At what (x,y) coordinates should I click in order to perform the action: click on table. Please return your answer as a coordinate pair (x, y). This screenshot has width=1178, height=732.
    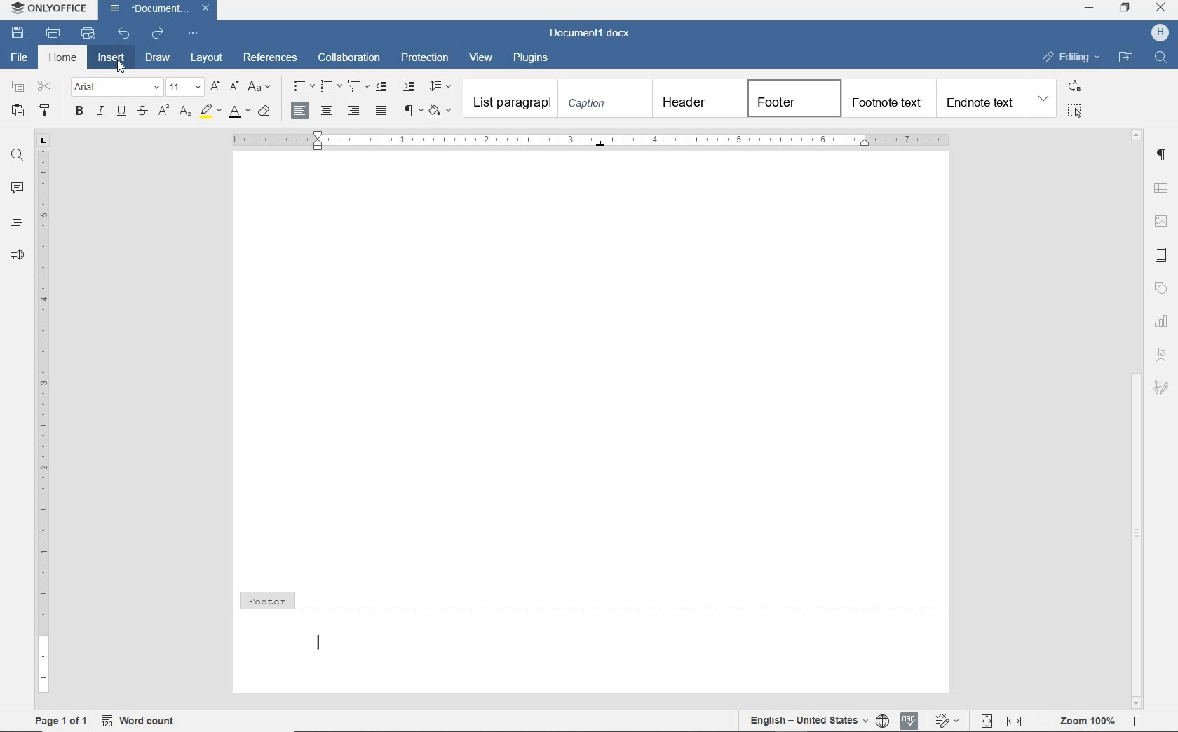
    Looking at the image, I should click on (1162, 187).